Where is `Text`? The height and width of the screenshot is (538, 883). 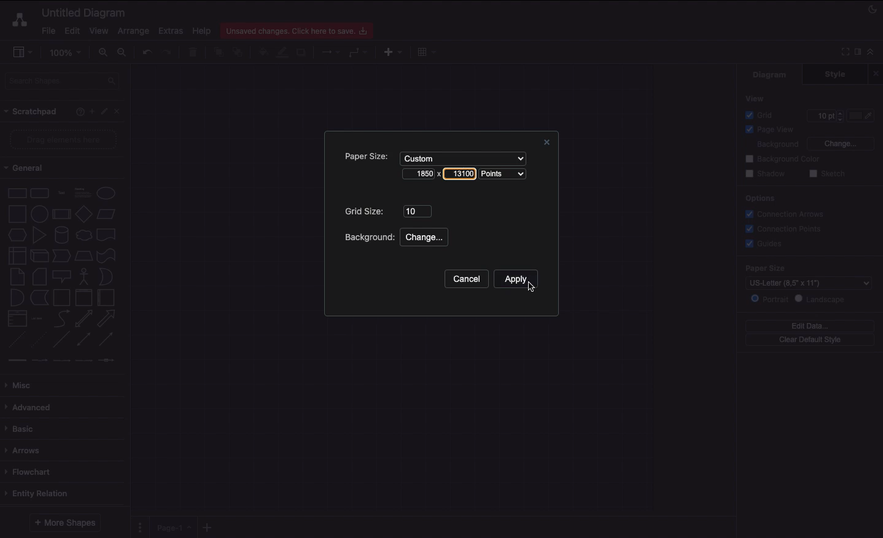
Text is located at coordinates (61, 193).